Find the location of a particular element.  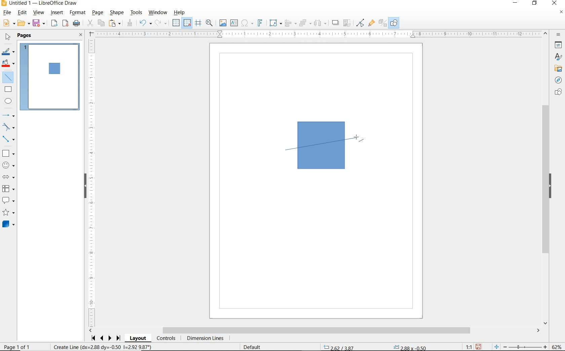

FORMAT is located at coordinates (78, 13).